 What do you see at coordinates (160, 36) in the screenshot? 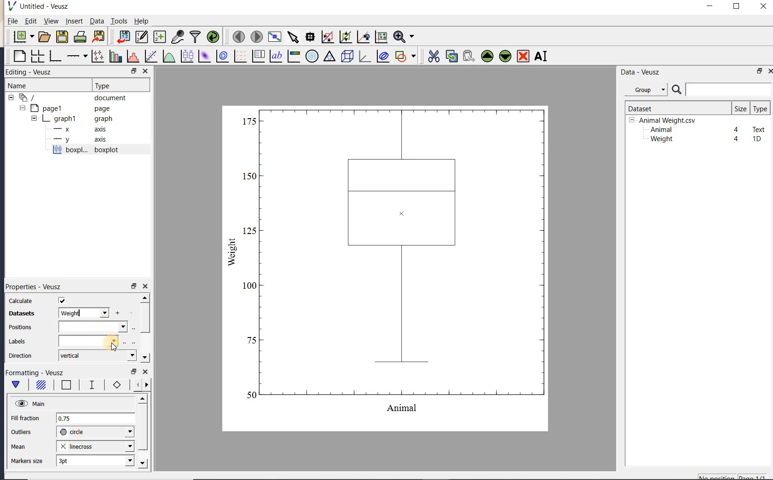
I see `create new datasets` at bounding box center [160, 36].